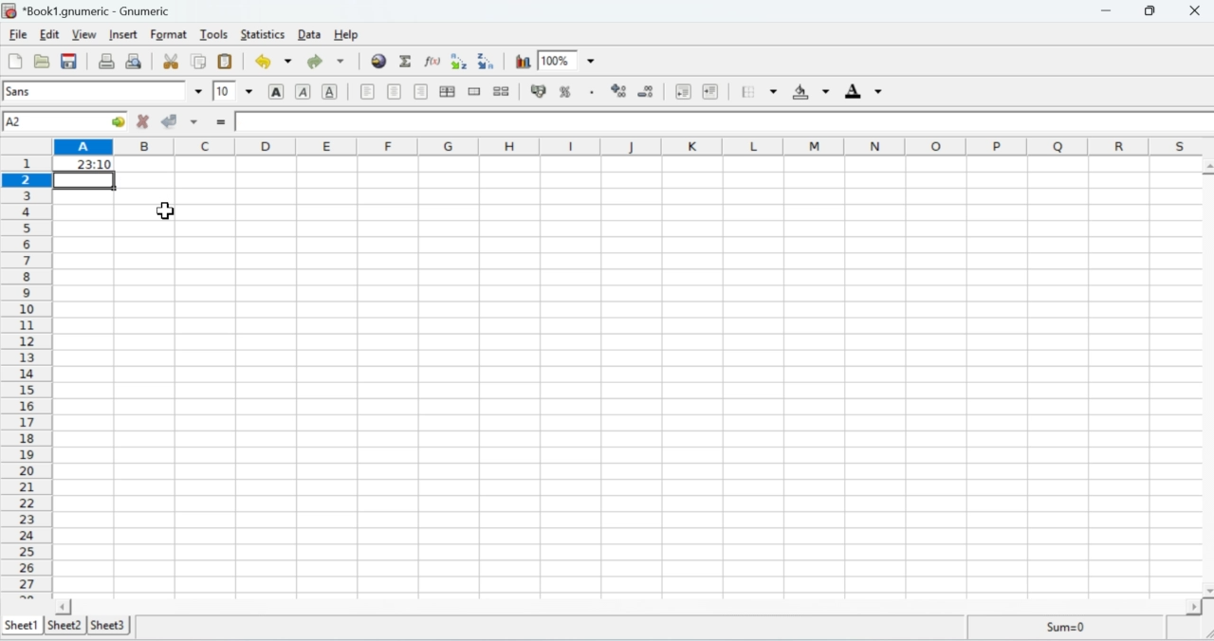 Image resolution: width=1214 pixels, height=641 pixels. Describe the element at coordinates (179, 123) in the screenshot. I see `Accept change` at that location.